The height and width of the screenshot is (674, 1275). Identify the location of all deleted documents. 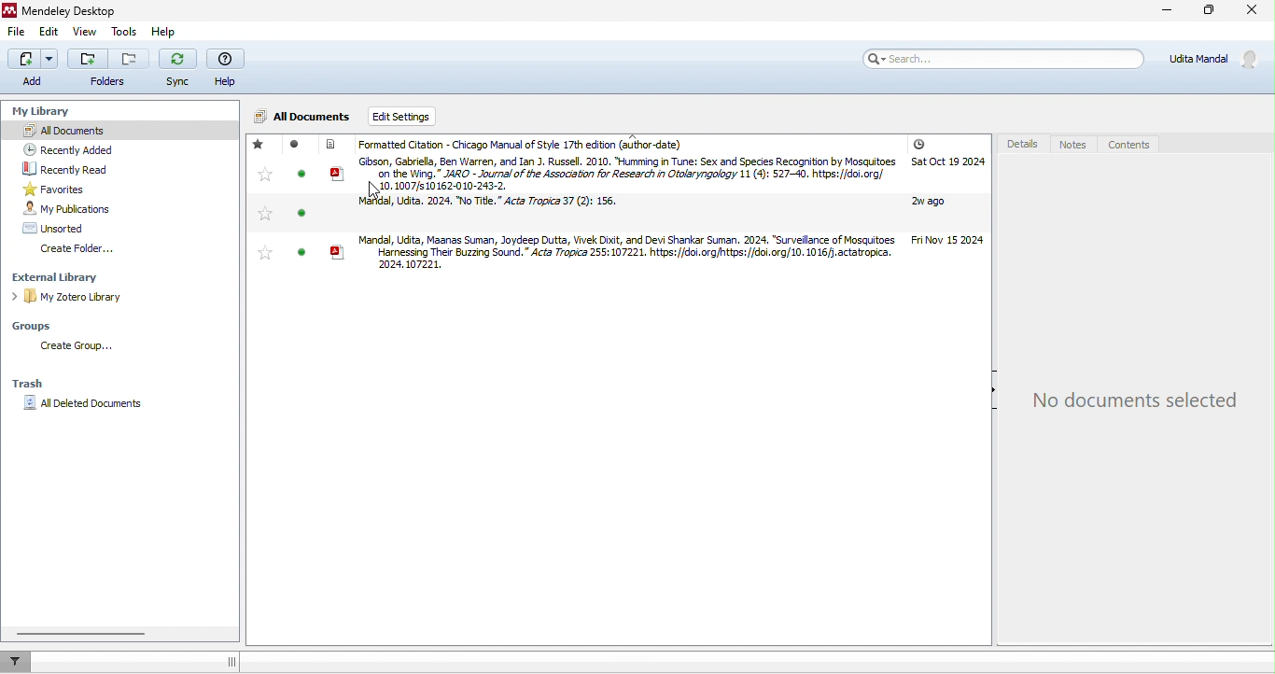
(87, 408).